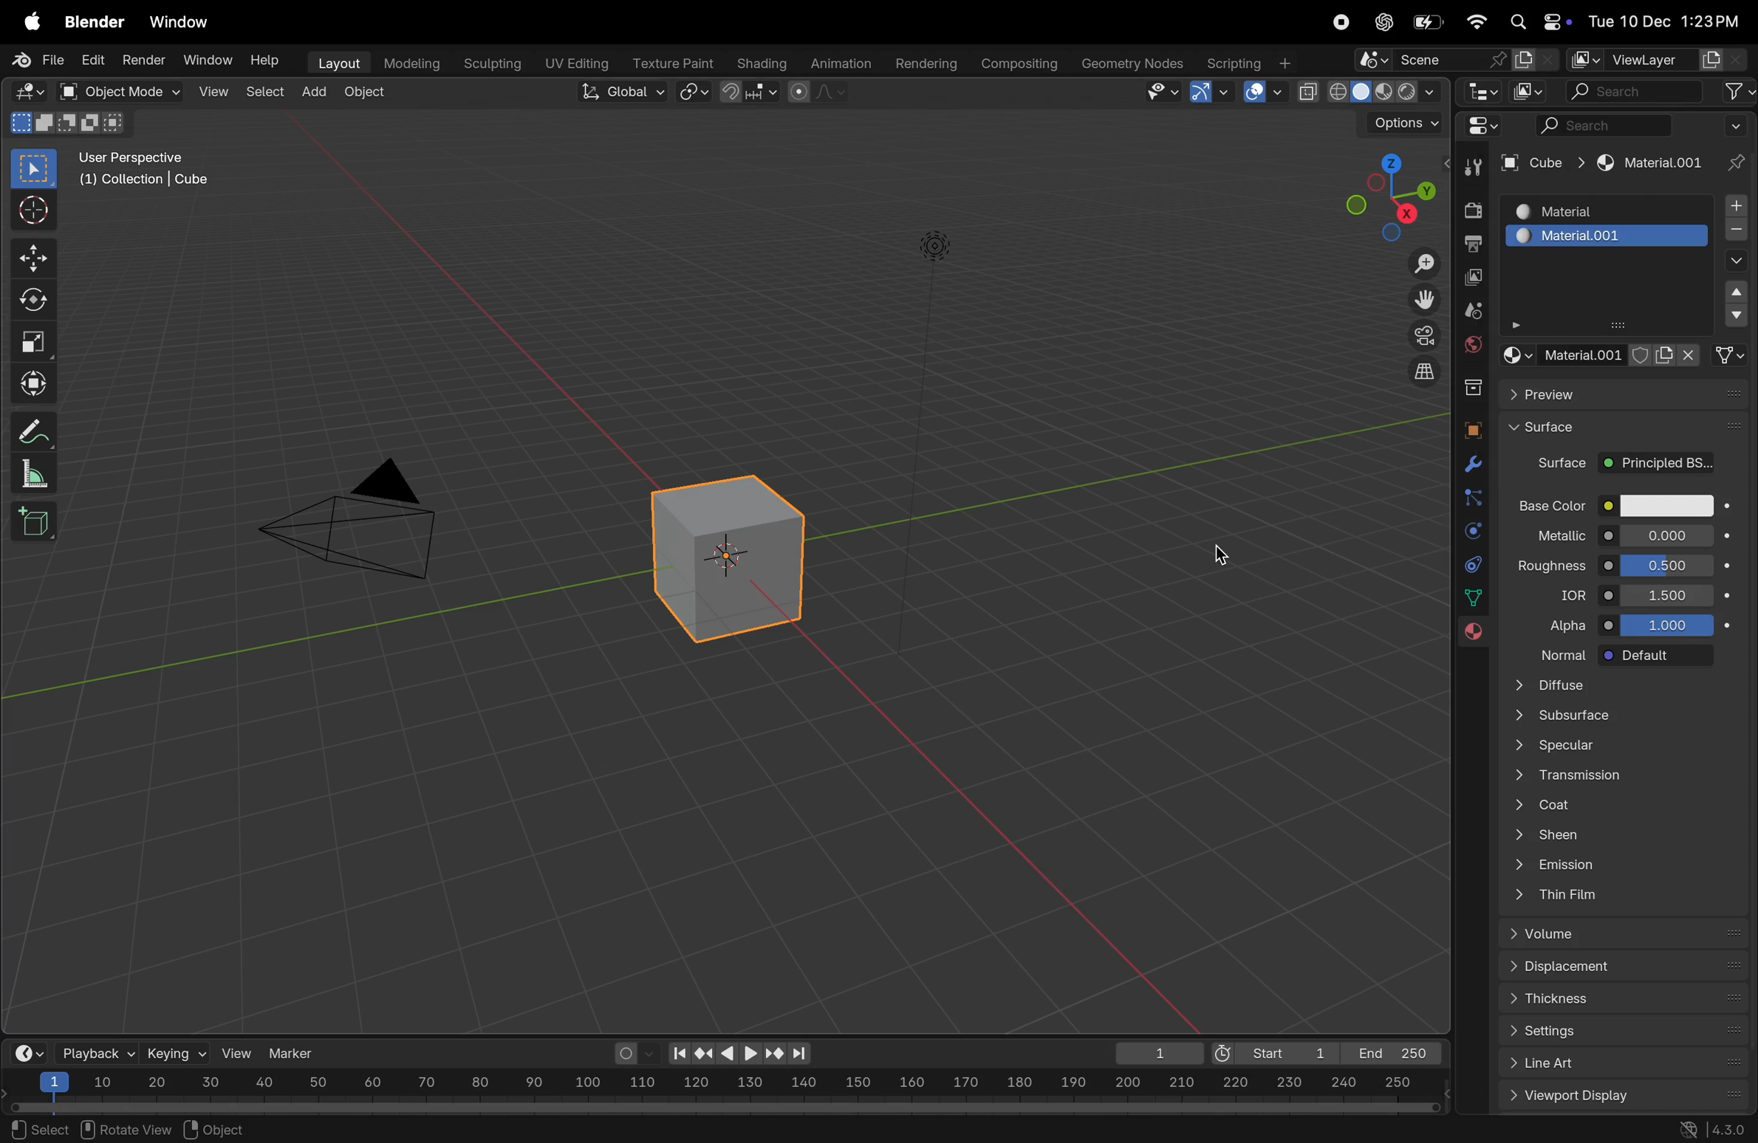 The height and width of the screenshot is (1143, 1758). Describe the element at coordinates (1473, 244) in the screenshot. I see `output` at that location.